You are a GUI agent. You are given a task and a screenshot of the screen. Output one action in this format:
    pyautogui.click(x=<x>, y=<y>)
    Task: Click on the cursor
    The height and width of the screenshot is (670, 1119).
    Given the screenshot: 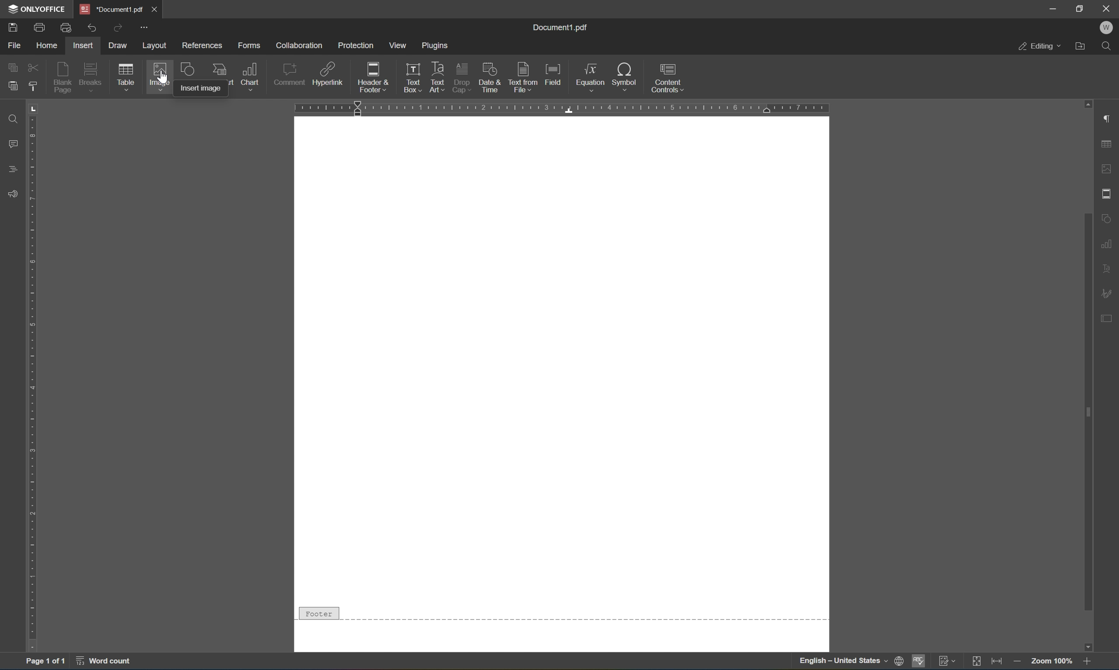 What is the action you would take?
    pyautogui.click(x=165, y=73)
    